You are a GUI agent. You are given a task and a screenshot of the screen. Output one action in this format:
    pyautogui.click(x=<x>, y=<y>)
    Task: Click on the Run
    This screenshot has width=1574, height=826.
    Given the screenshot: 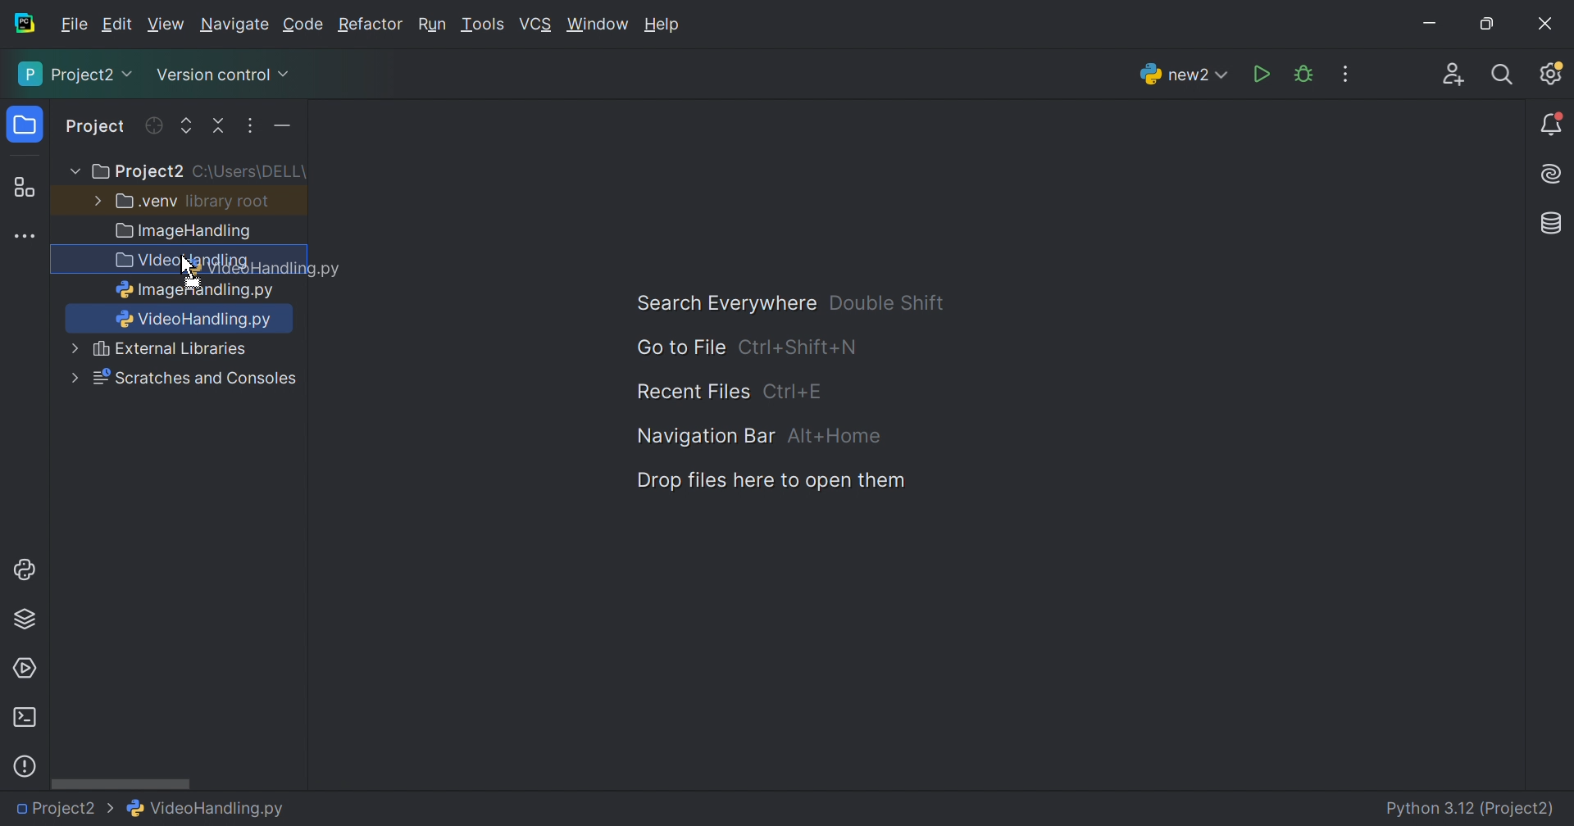 What is the action you would take?
    pyautogui.click(x=1263, y=75)
    